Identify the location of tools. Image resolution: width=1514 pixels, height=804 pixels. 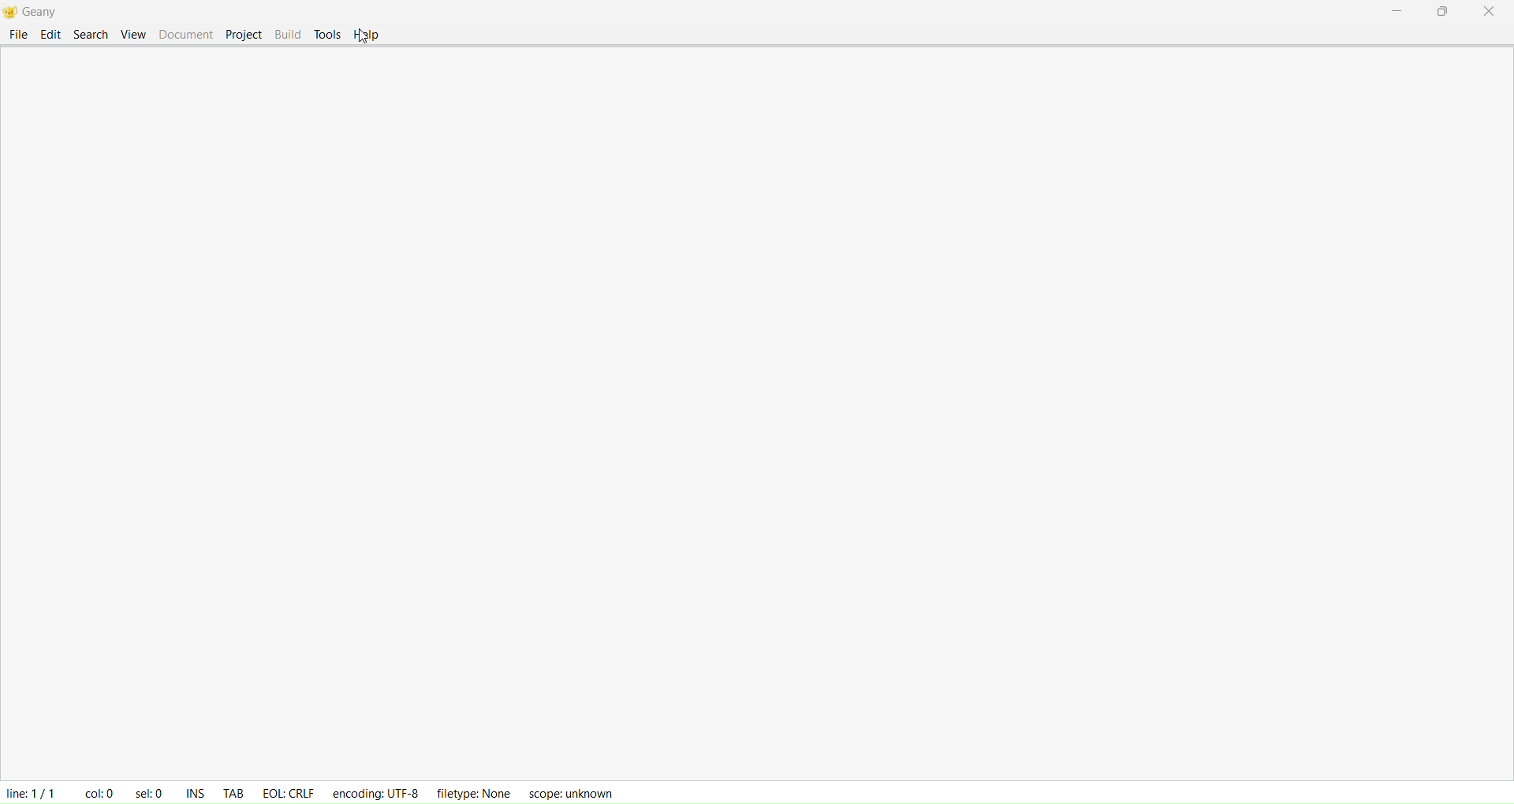
(327, 34).